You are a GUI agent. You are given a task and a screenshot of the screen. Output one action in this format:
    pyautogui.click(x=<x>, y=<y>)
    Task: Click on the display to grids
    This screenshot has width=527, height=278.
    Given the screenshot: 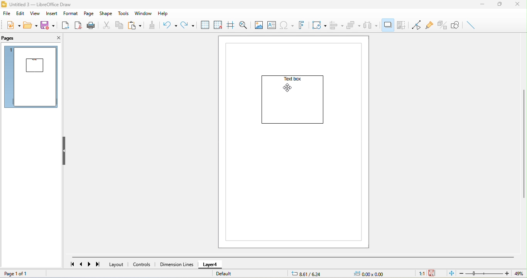 What is the action you would take?
    pyautogui.click(x=205, y=24)
    